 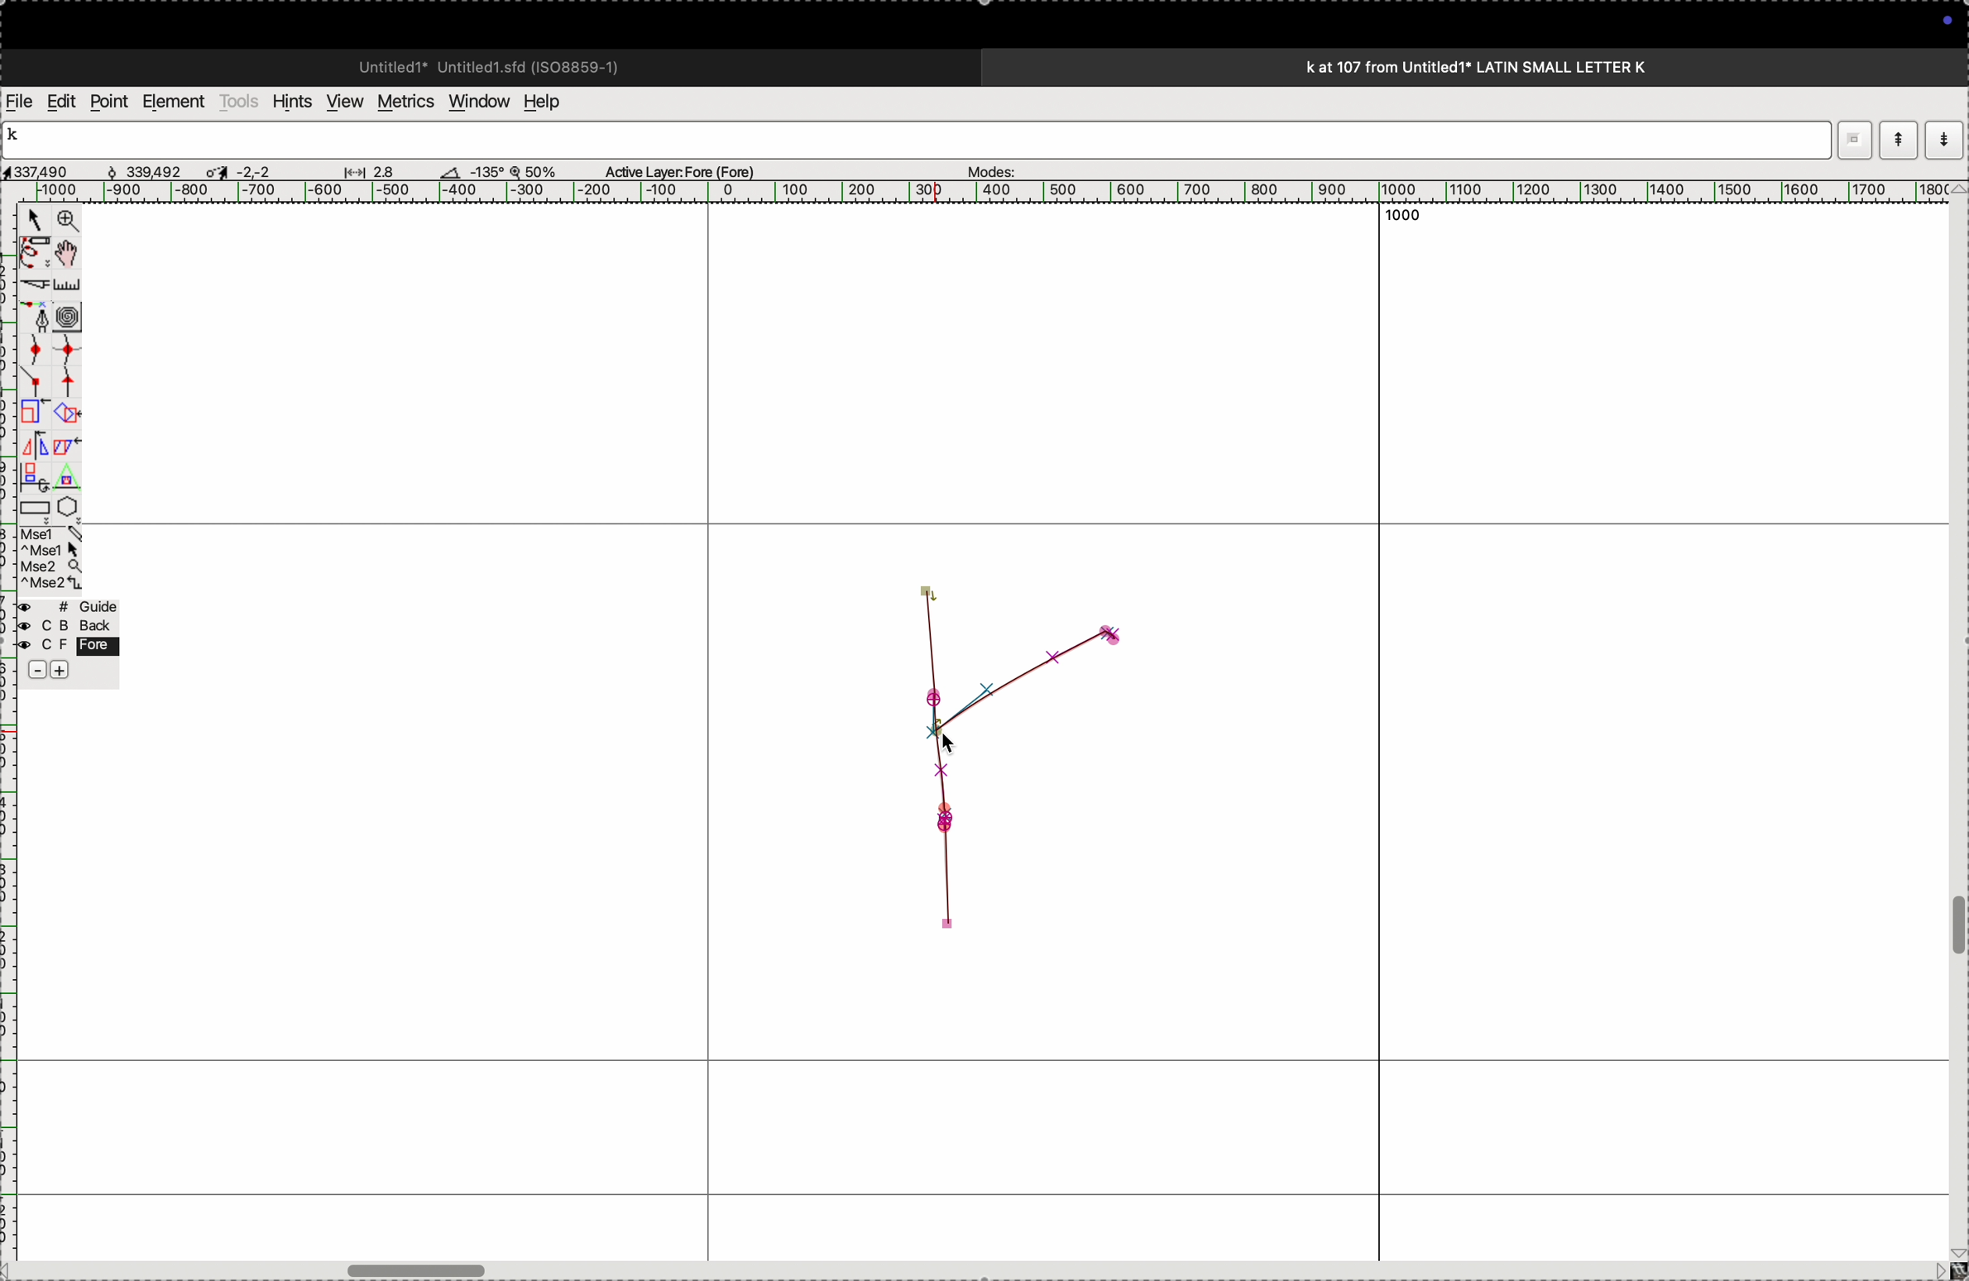 What do you see at coordinates (256, 170) in the screenshot?
I see `-2, -2` at bounding box center [256, 170].